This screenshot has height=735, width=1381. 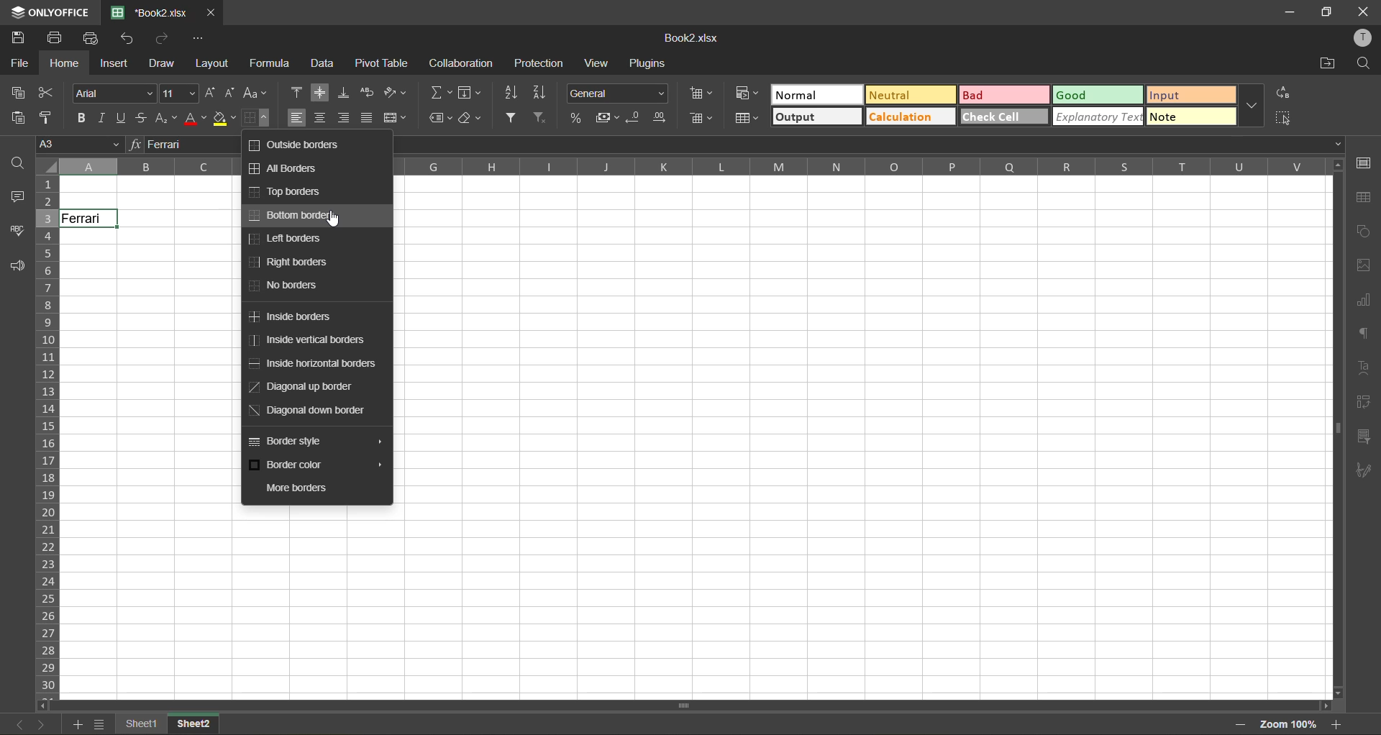 I want to click on no borders, so click(x=287, y=286).